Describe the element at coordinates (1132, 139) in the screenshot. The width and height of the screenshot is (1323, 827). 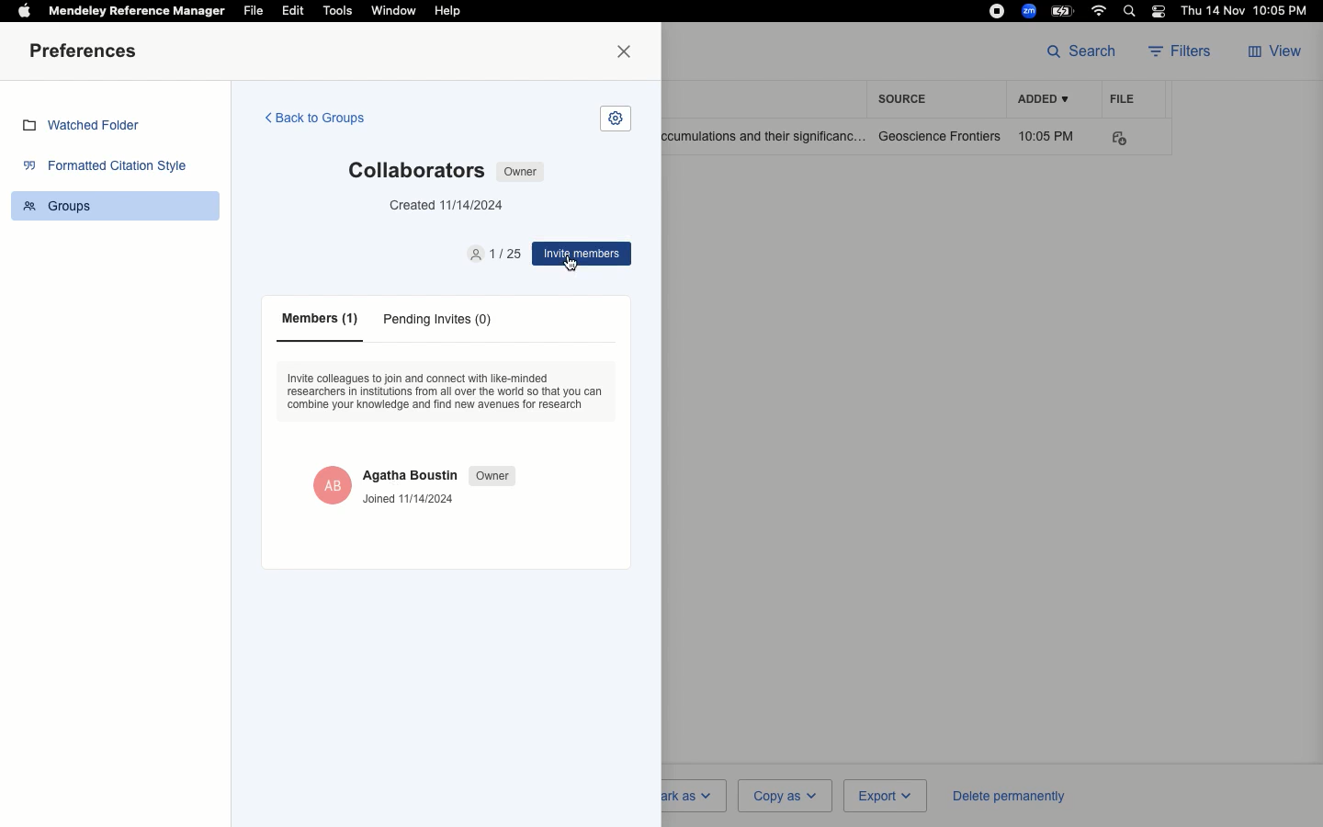
I see `PDF` at that location.